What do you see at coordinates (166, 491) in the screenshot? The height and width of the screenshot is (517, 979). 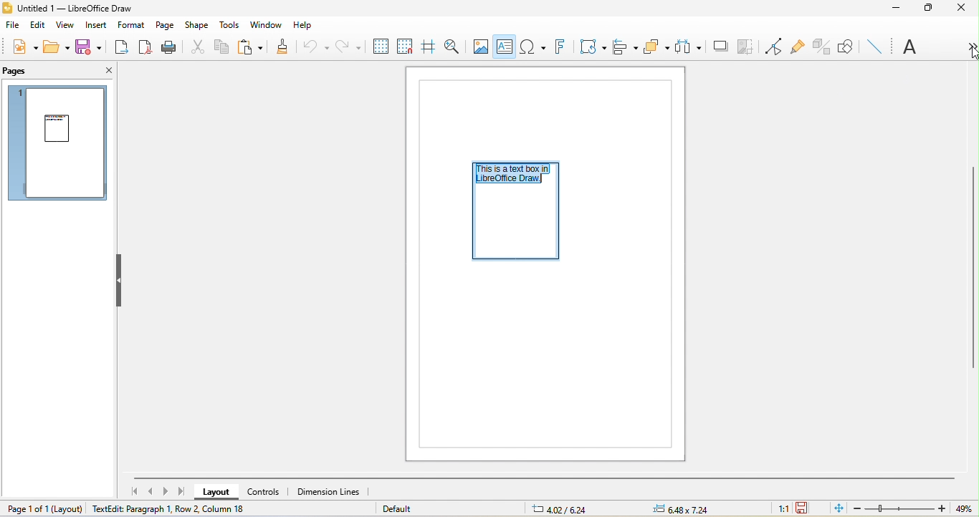 I see `next page` at bounding box center [166, 491].